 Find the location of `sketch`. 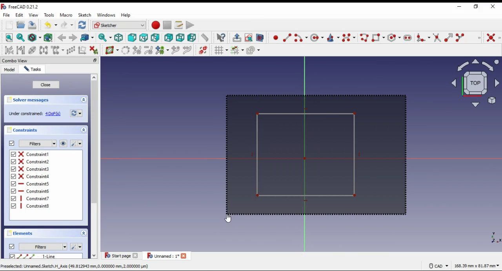

sketch is located at coordinates (85, 15).